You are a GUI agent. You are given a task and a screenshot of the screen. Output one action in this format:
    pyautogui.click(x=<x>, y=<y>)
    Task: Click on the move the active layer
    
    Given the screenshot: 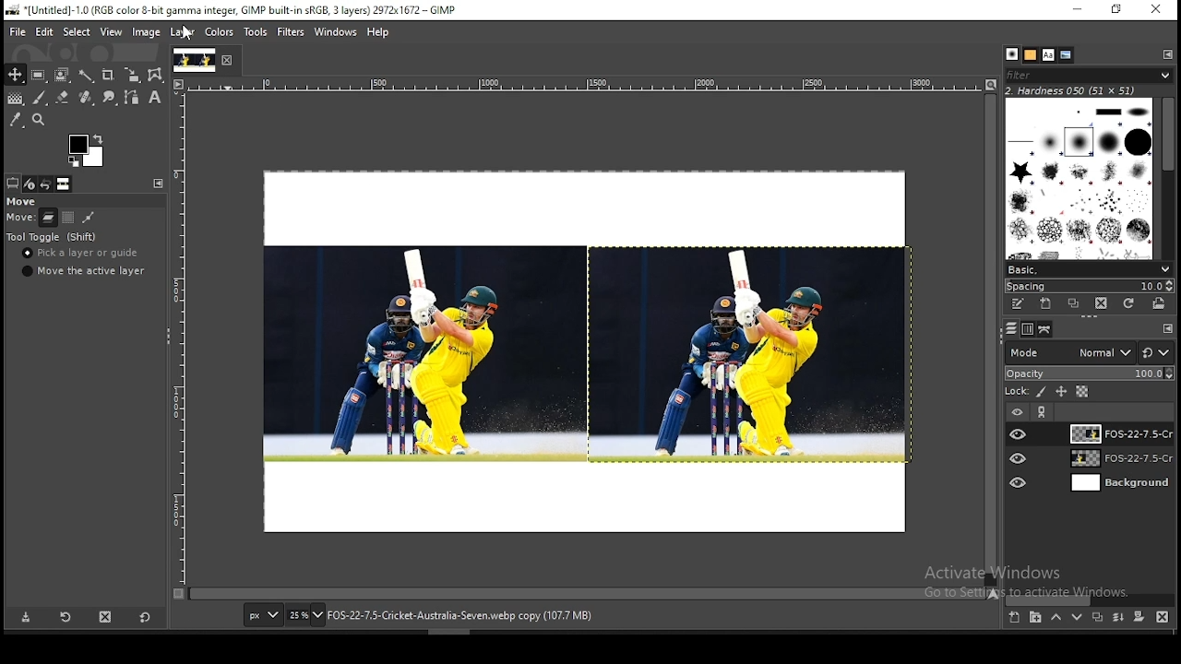 What is the action you would take?
    pyautogui.click(x=81, y=271)
    